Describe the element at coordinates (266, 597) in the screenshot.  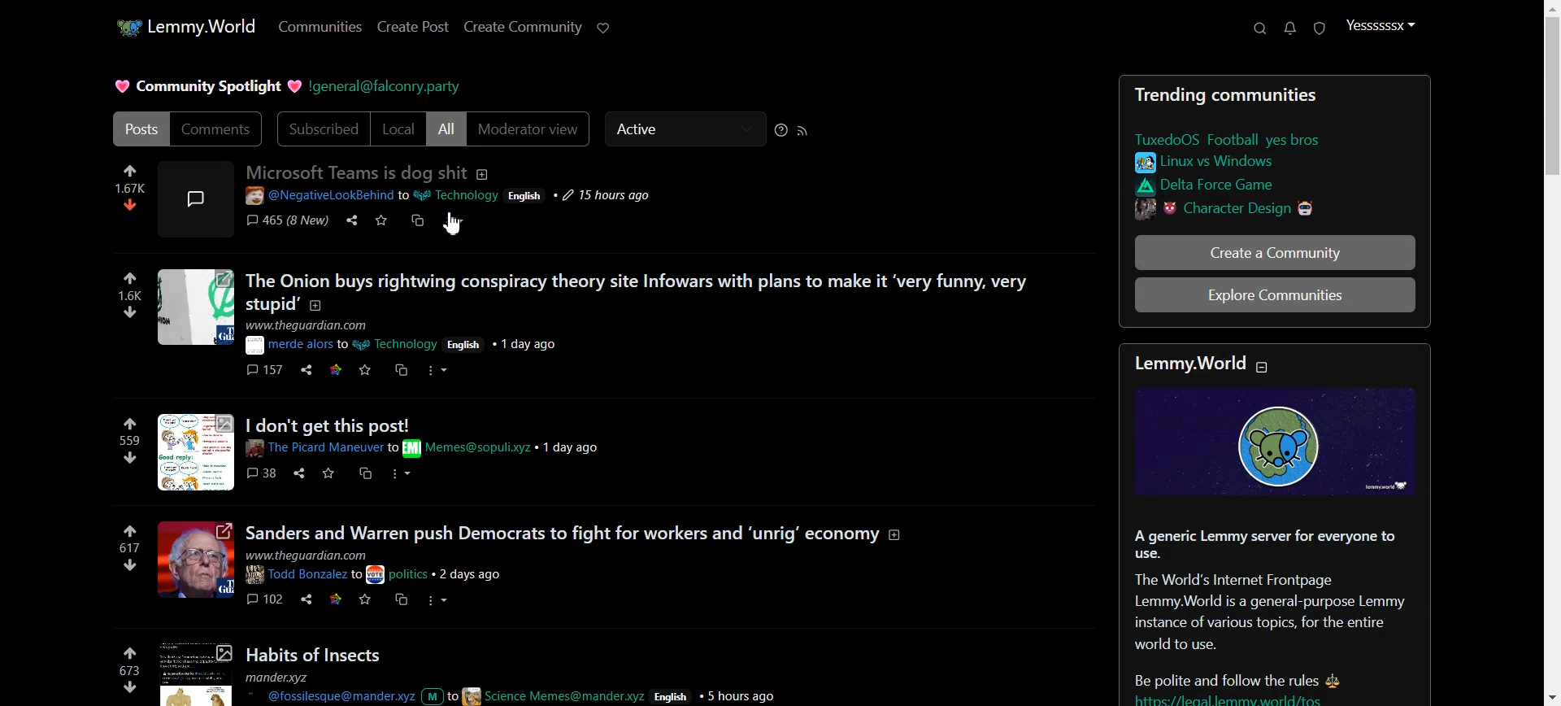
I see `comments` at that location.